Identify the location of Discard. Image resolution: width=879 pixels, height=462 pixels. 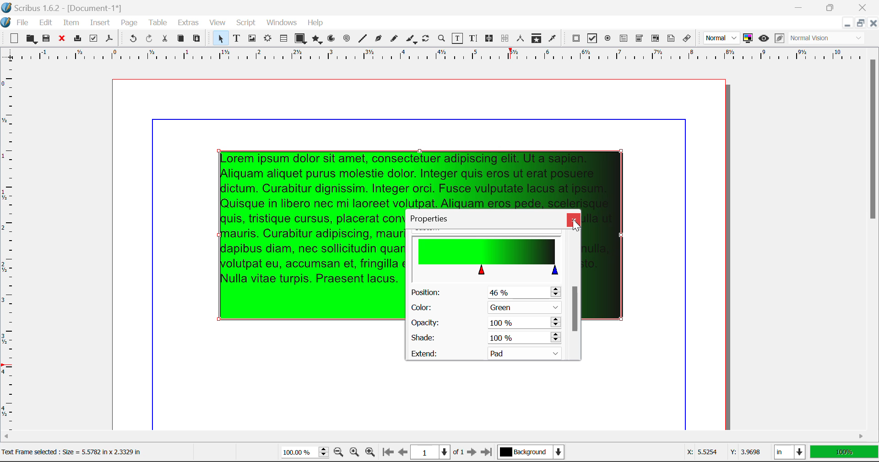
(61, 39).